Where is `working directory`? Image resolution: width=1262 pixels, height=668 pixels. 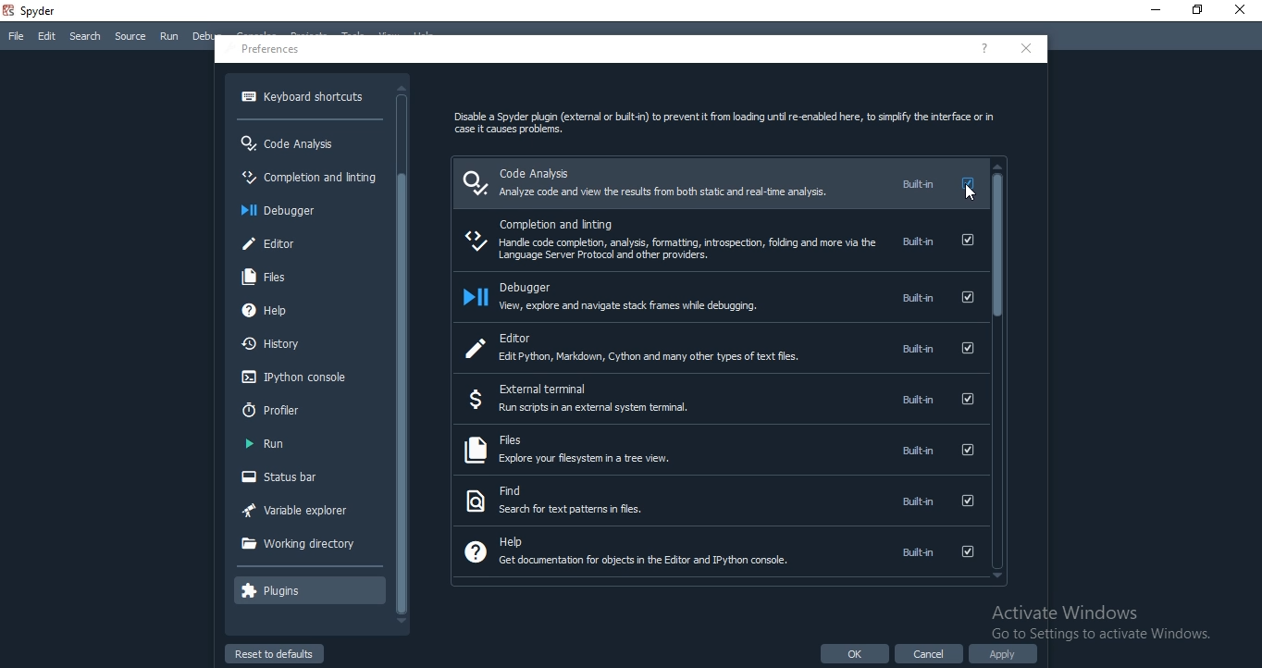
working directory is located at coordinates (306, 541).